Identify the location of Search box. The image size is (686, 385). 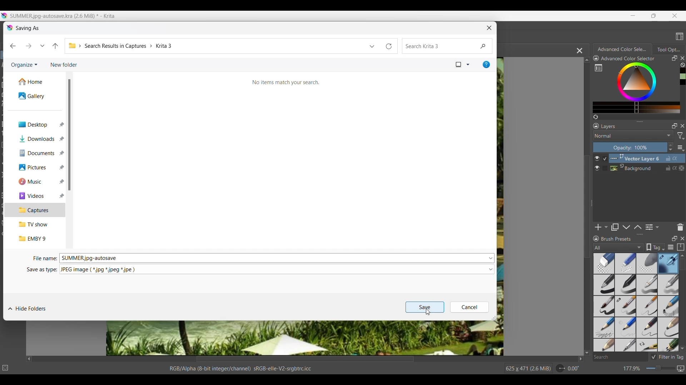
(620, 357).